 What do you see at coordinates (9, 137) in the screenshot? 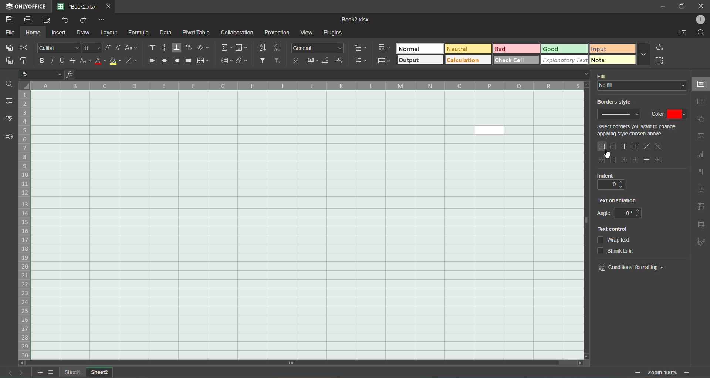
I see `feedback` at bounding box center [9, 137].